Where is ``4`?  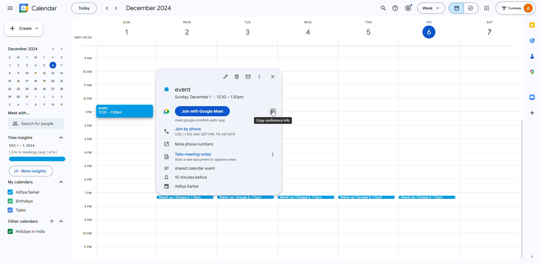 `4 is located at coordinates (61, 73).